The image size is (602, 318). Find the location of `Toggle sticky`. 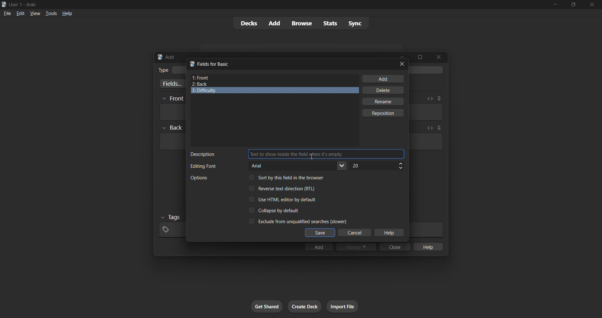

Toggle sticky is located at coordinates (438, 129).